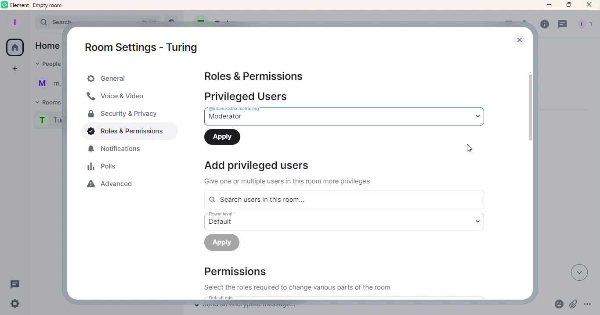 This screenshot has width=600, height=315. Describe the element at coordinates (587, 305) in the screenshot. I see `More options` at that location.